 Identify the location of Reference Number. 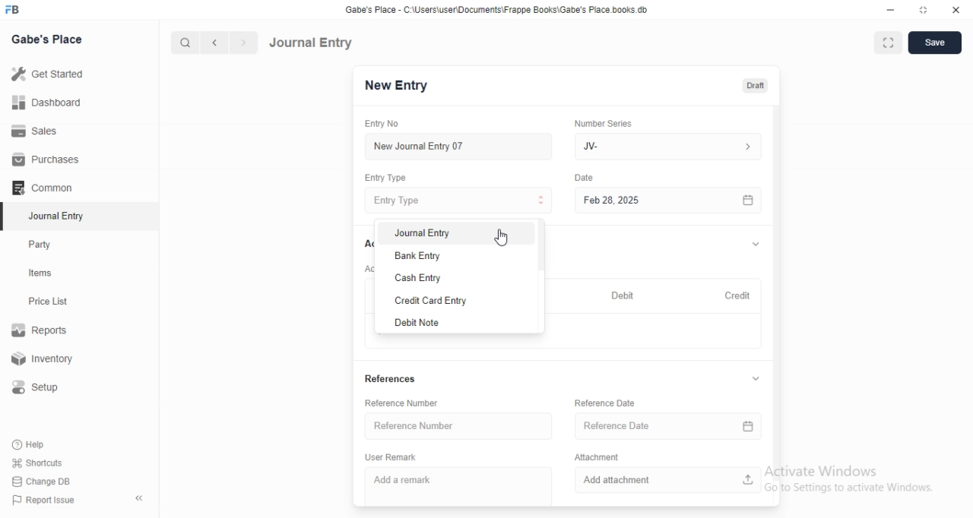
(458, 425).